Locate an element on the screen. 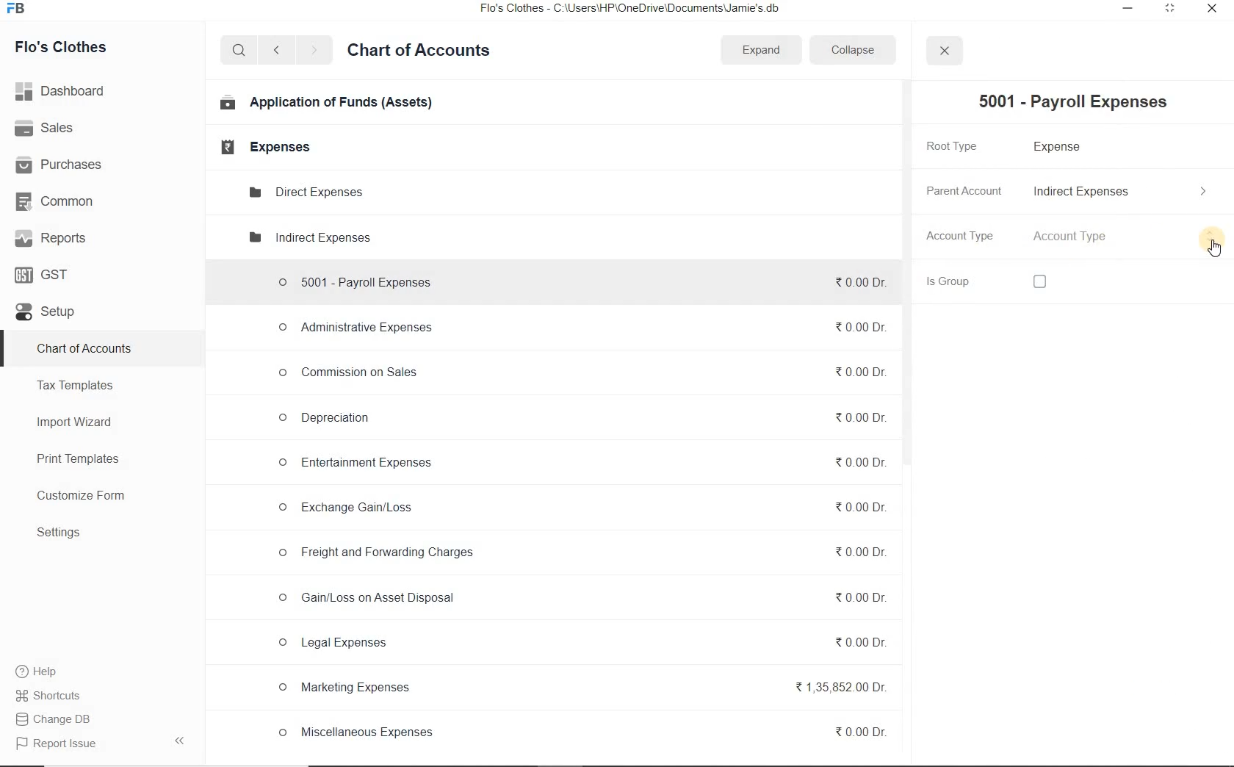 The width and height of the screenshot is (1234, 767). Flo's Clothes - C:\Users\HP\OneDrive\Documents\Jamie's db is located at coordinates (639, 10).